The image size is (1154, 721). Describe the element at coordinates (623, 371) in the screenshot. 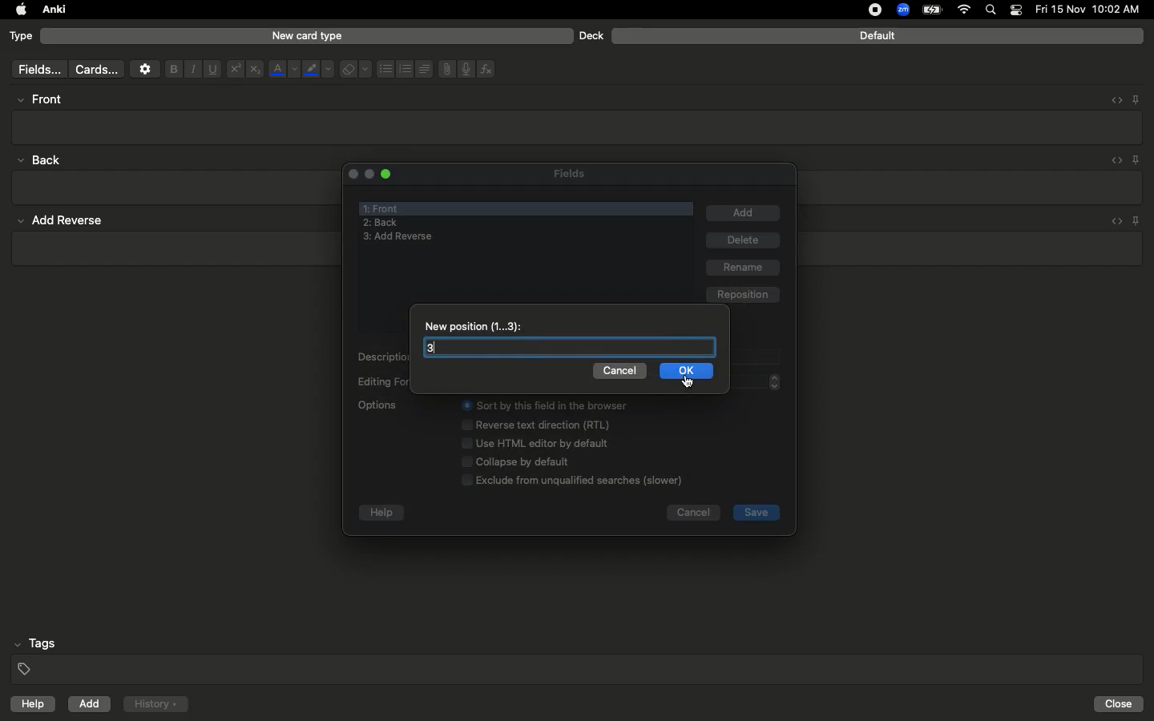

I see `Cancel` at that location.